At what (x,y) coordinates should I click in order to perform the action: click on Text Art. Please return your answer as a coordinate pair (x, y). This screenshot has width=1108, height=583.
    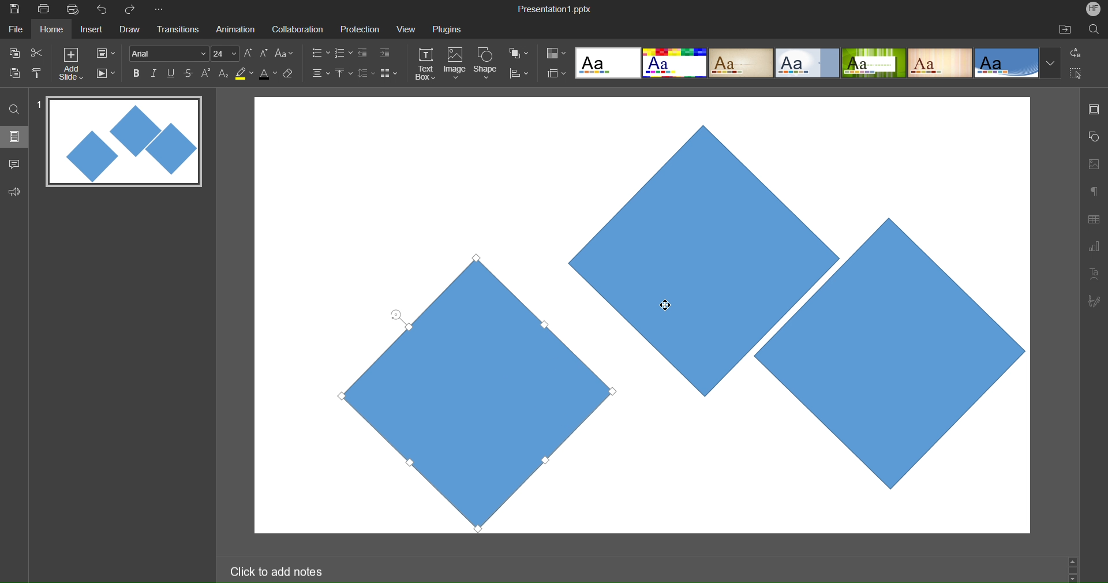
    Looking at the image, I should click on (1094, 272).